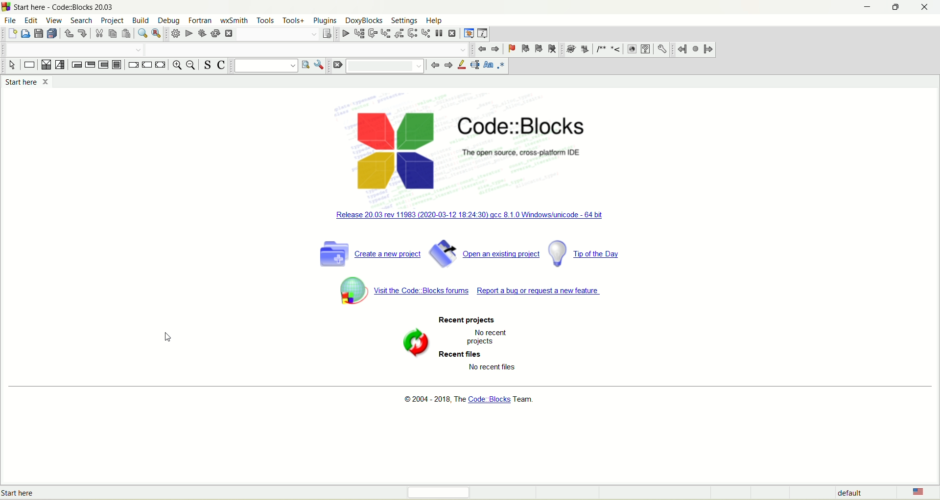 This screenshot has height=500, width=940. Describe the element at coordinates (594, 49) in the screenshot. I see `symbols` at that location.